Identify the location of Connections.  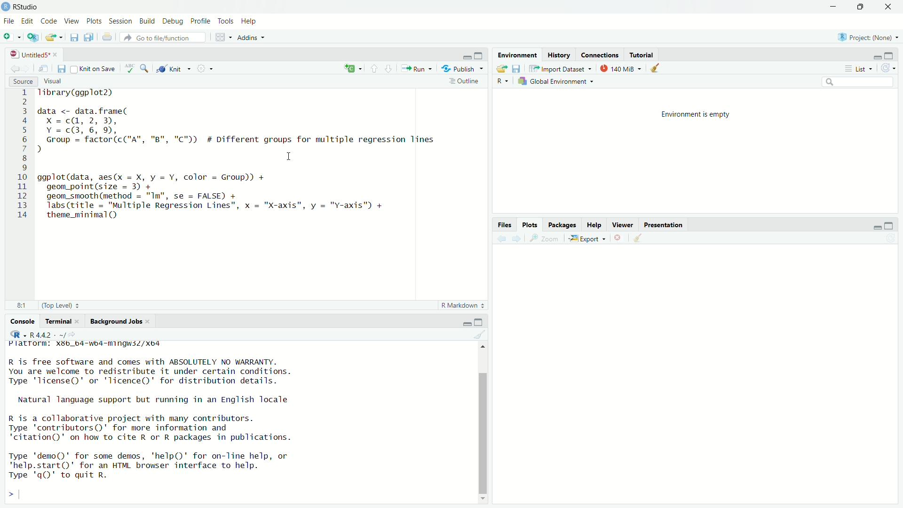
(601, 56).